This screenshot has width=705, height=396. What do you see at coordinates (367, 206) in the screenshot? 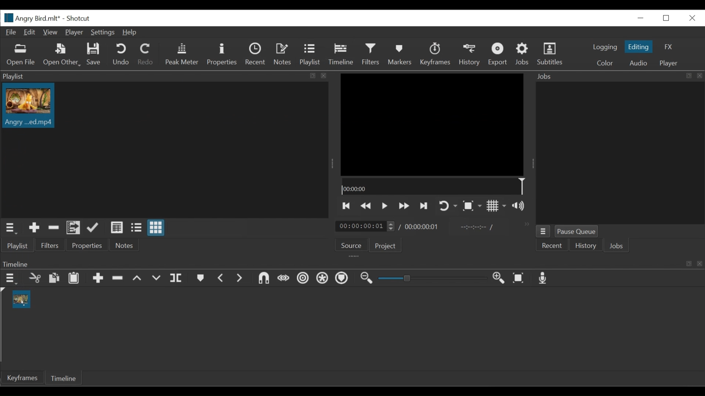
I see `Play quickly backward` at bounding box center [367, 206].